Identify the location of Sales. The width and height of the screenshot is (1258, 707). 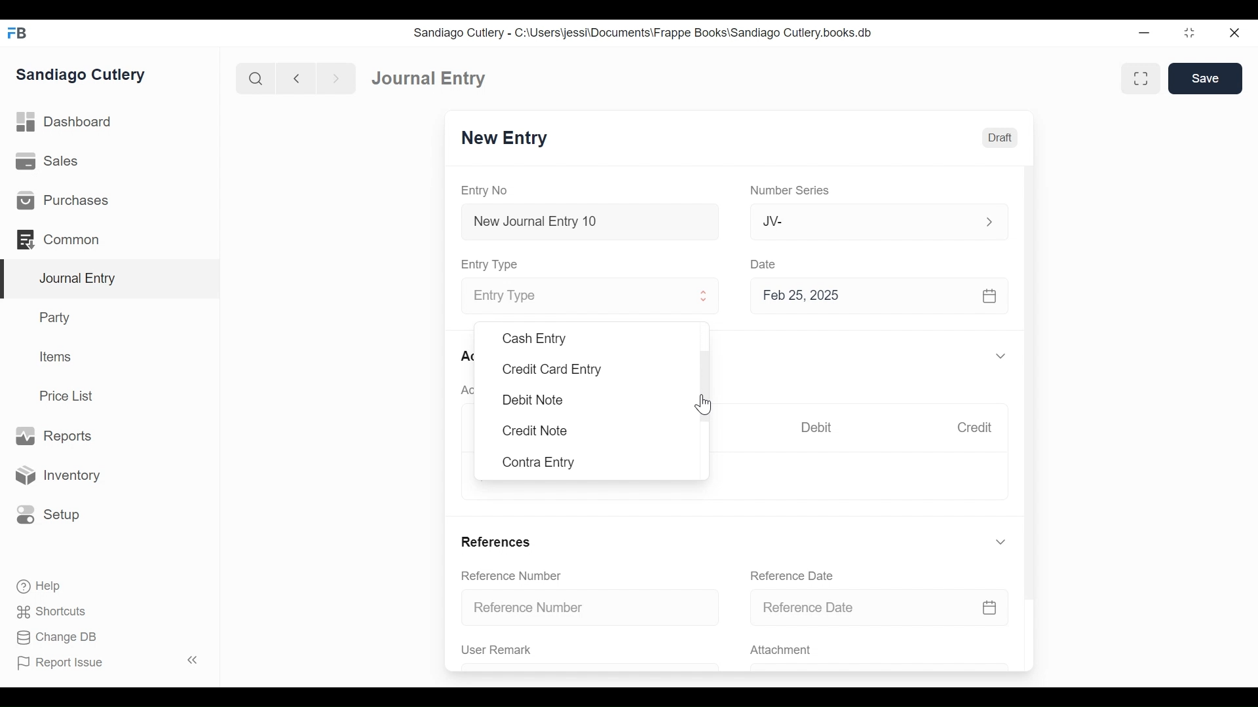
(46, 162).